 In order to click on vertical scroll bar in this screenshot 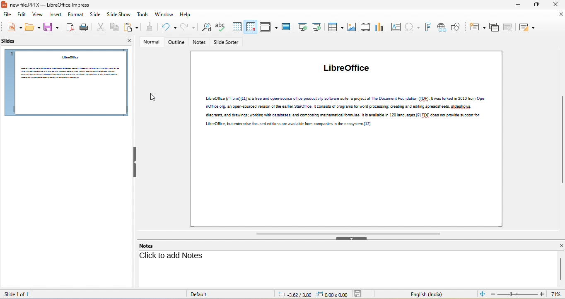, I will do `click(561, 140)`.